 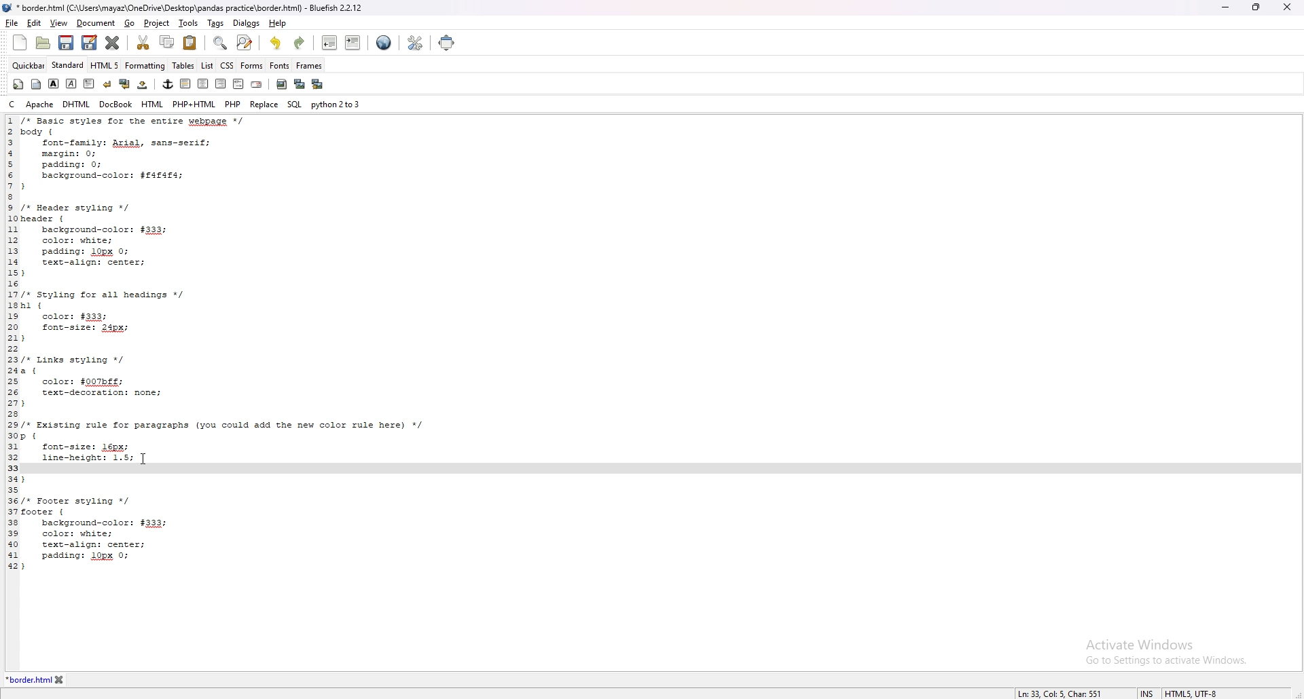 What do you see at coordinates (1290, 7) in the screenshot?
I see `close` at bounding box center [1290, 7].